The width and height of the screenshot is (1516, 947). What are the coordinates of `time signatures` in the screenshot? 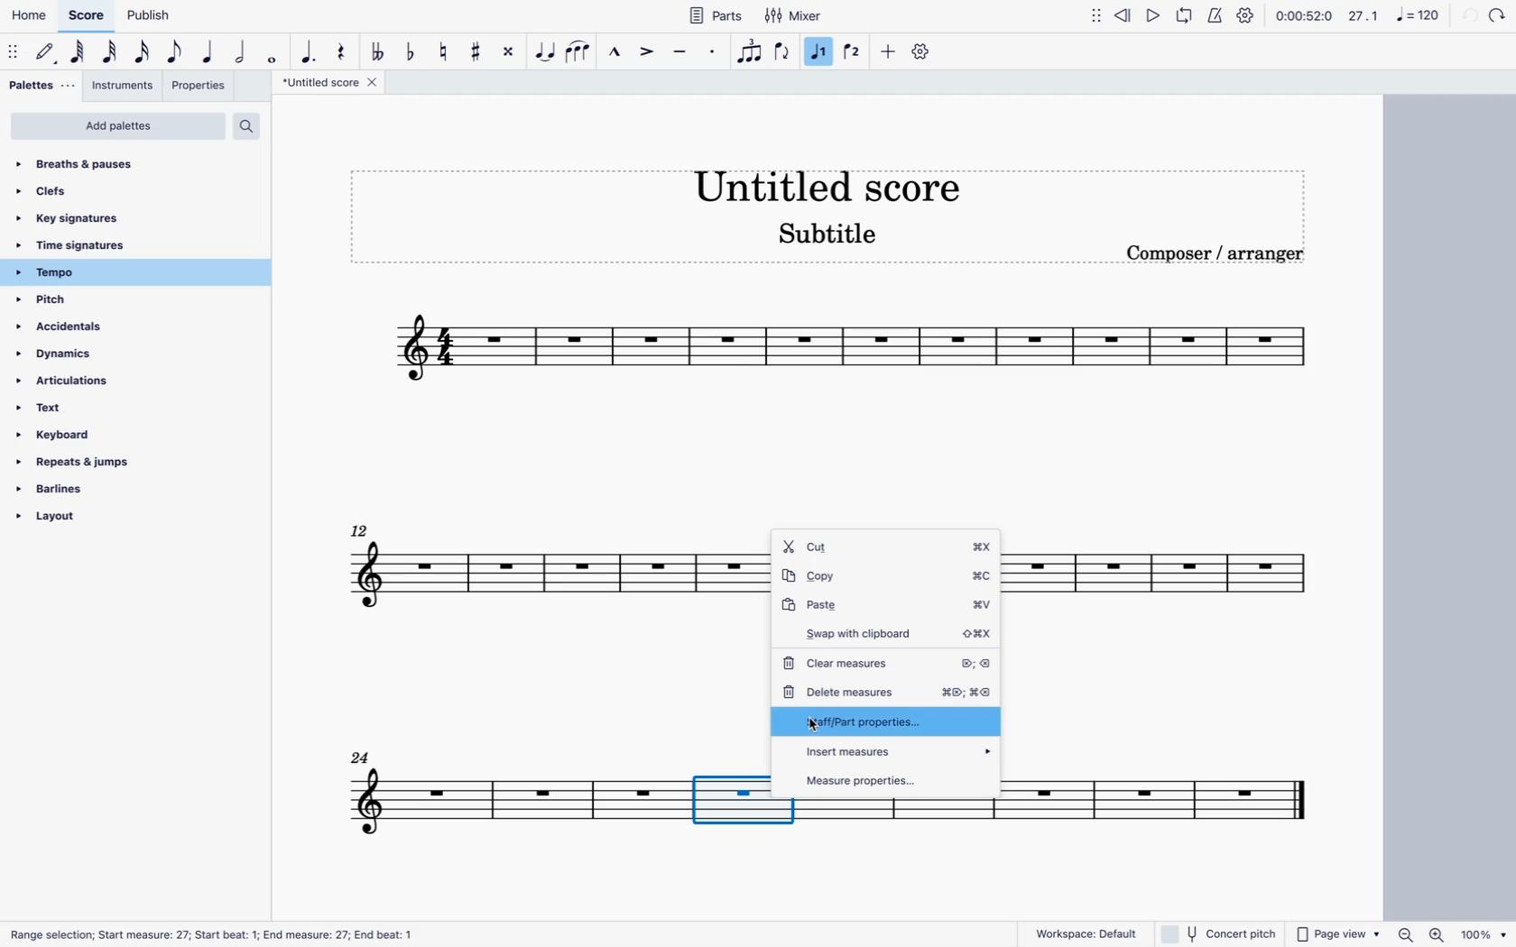 It's located at (83, 247).